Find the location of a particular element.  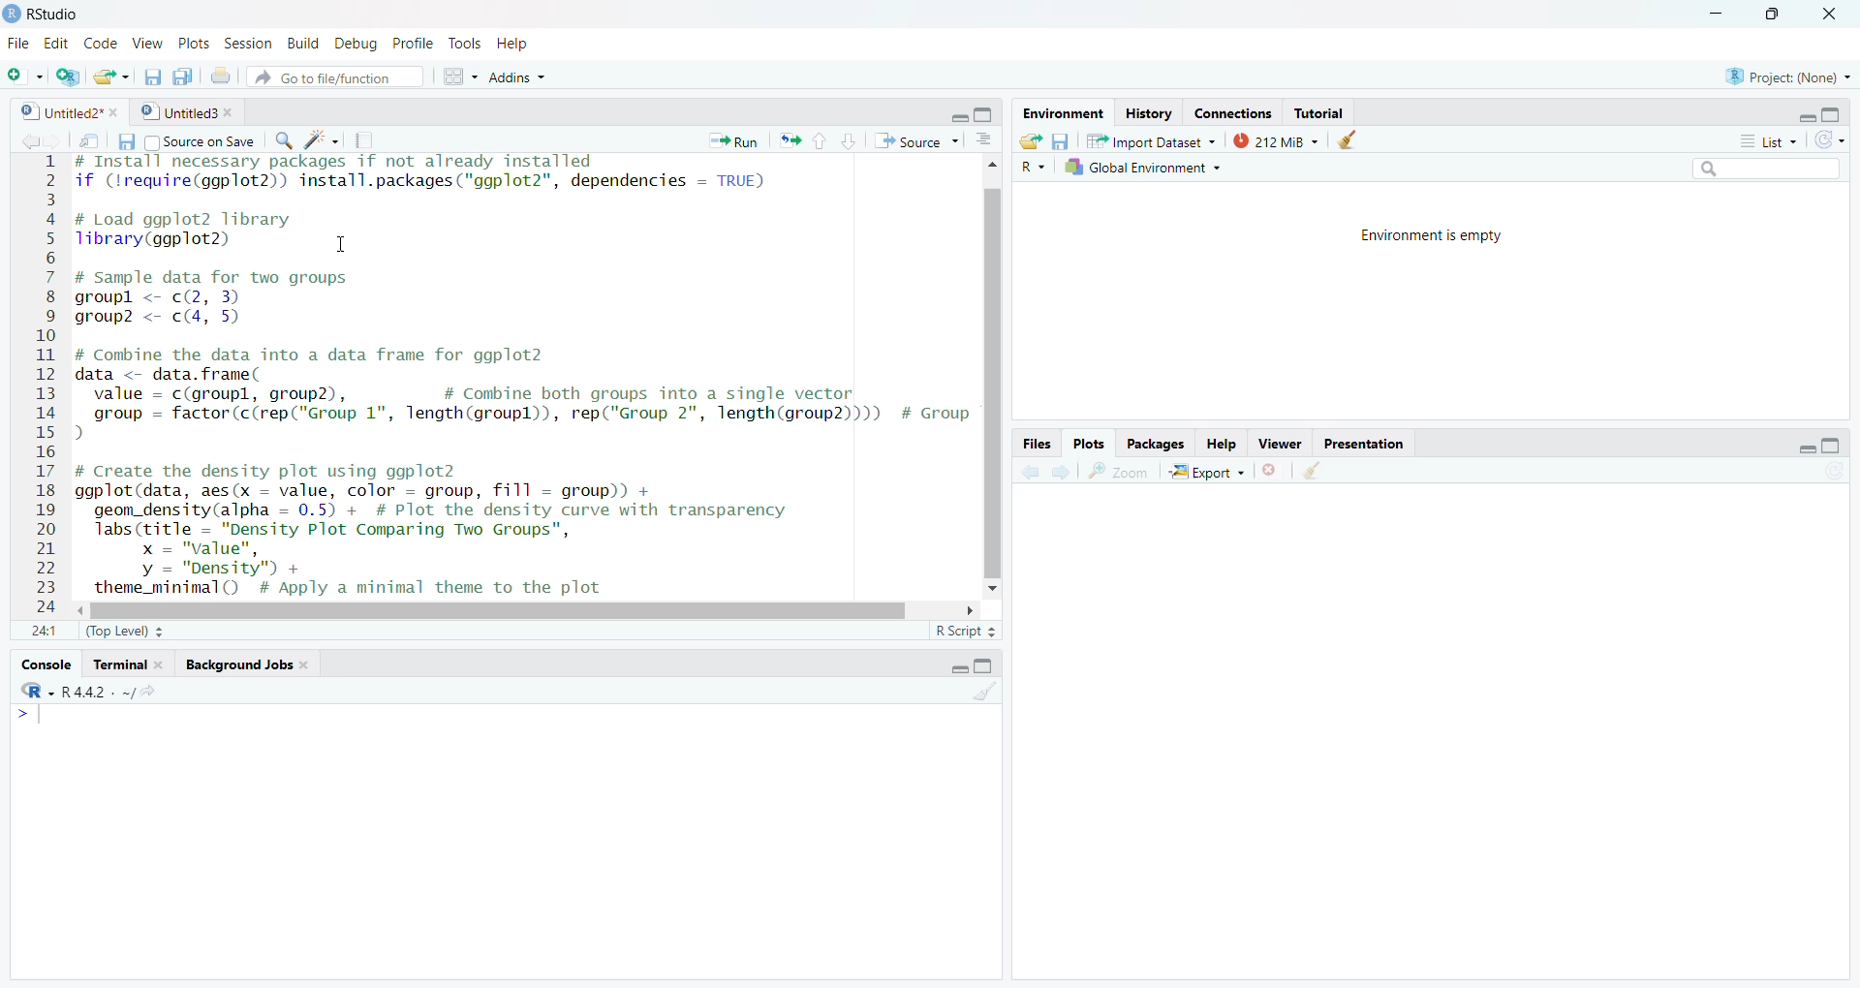

addins is located at coordinates (526, 79).